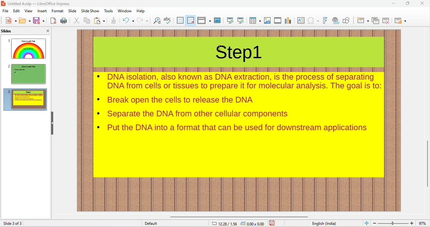 This screenshot has height=227, width=430. I want to click on view, so click(30, 11).